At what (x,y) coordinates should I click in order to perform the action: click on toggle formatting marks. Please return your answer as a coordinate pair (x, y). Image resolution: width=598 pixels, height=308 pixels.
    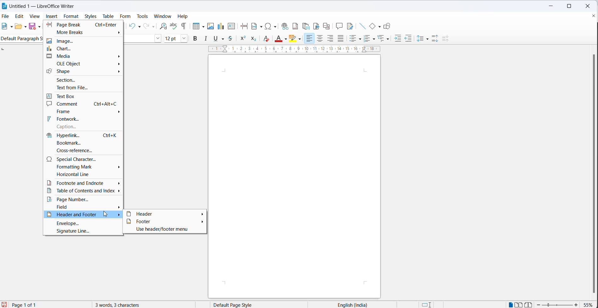
    Looking at the image, I should click on (183, 26).